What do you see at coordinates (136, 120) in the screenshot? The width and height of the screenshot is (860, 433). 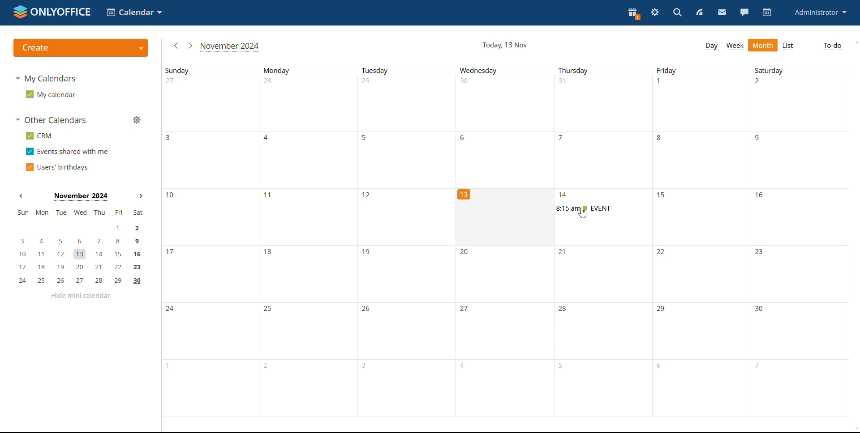 I see `manage` at bounding box center [136, 120].